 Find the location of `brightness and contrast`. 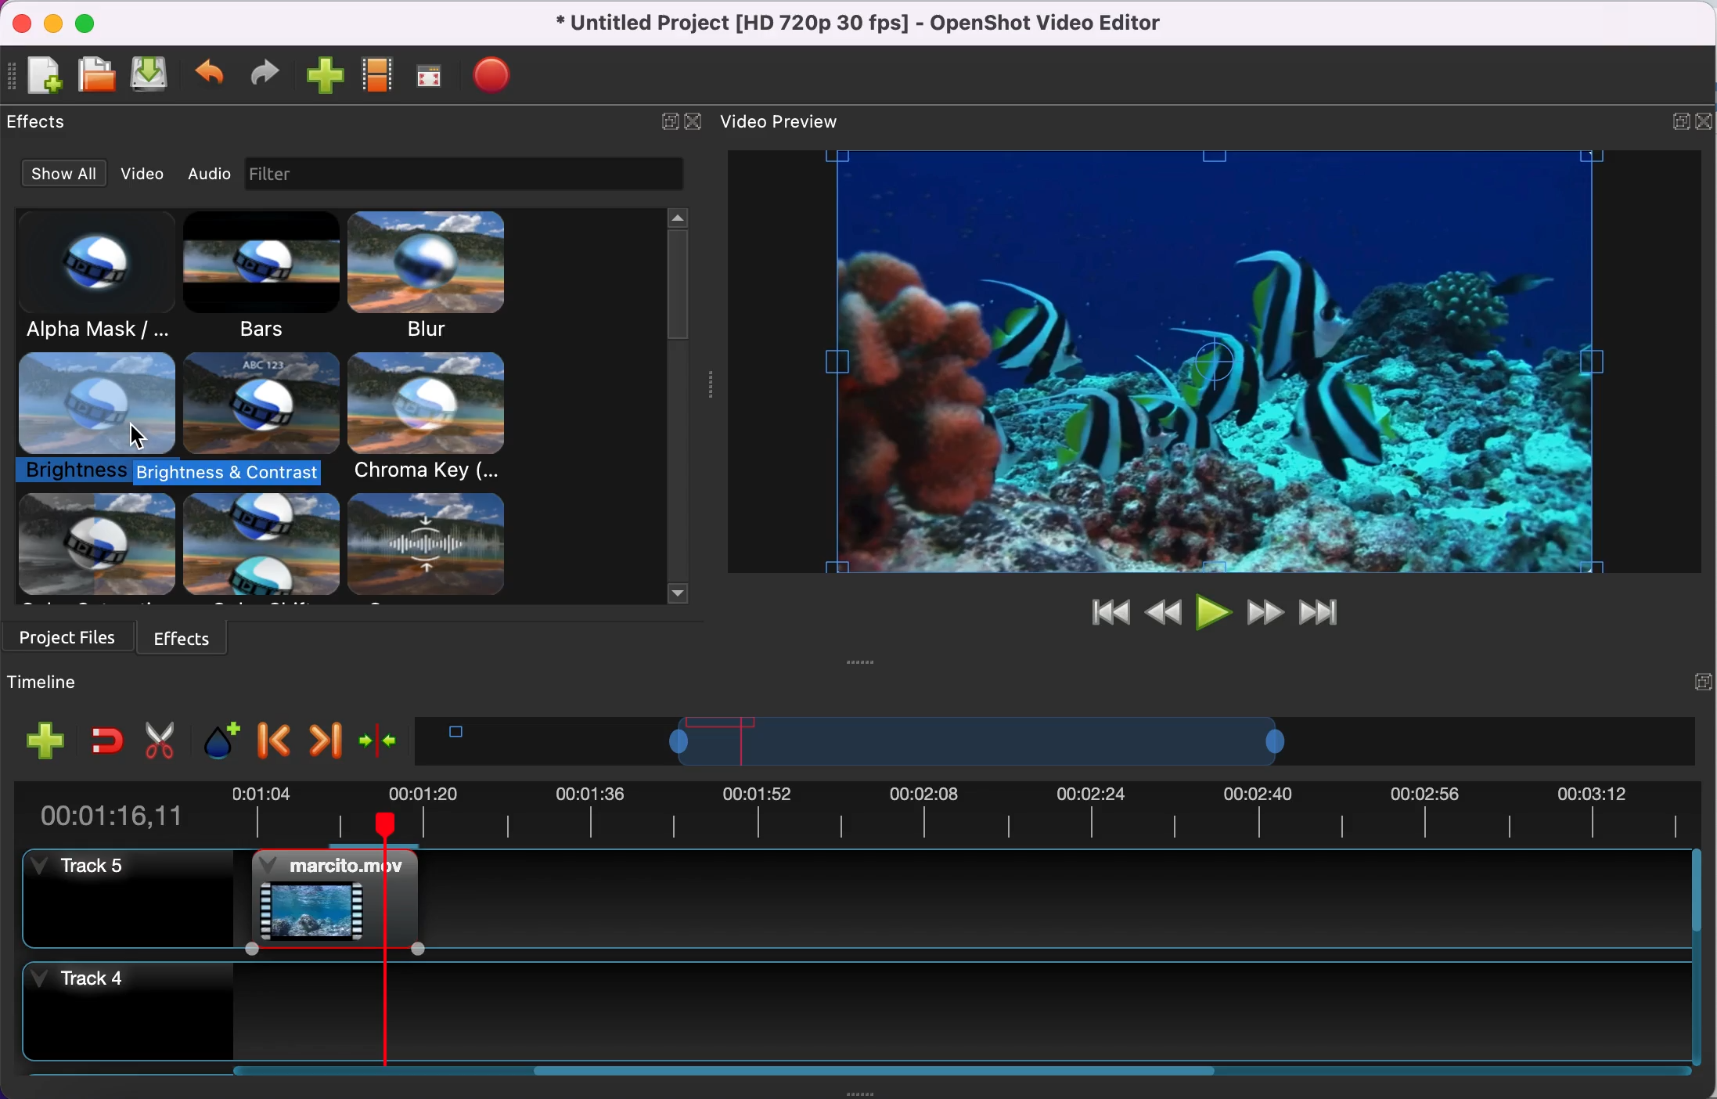

brightness and contrast is located at coordinates (98, 421).